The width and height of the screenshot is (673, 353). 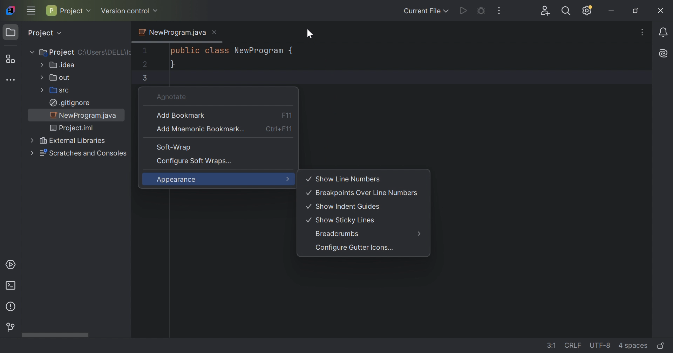 What do you see at coordinates (73, 128) in the screenshot?
I see `Project.iml` at bounding box center [73, 128].